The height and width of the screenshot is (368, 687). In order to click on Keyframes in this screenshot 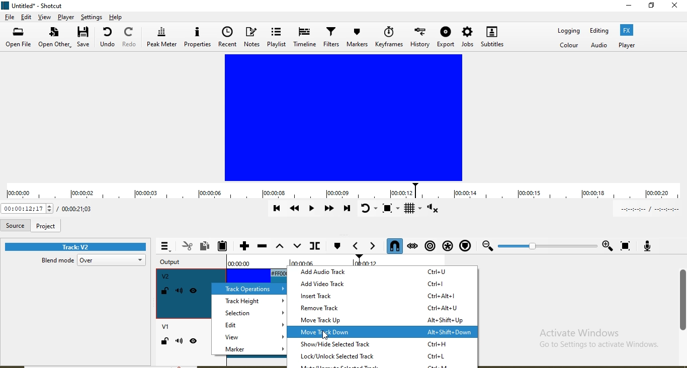, I will do `click(389, 37)`.